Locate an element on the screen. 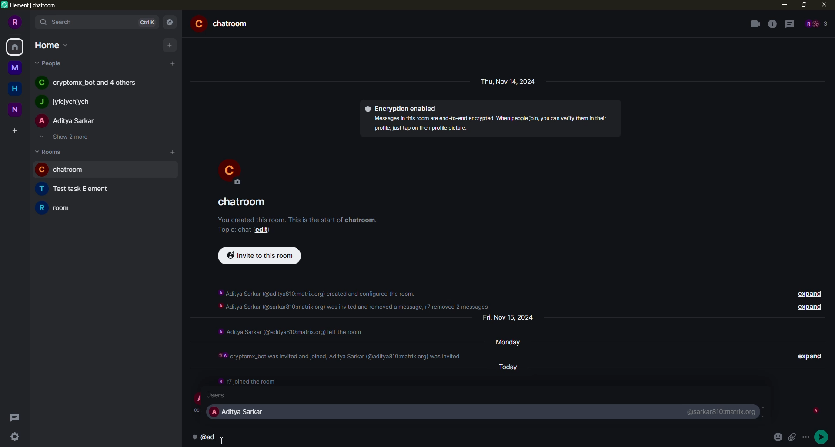 Image resolution: width=835 pixels, height=447 pixels. profile is located at coordinates (16, 22).